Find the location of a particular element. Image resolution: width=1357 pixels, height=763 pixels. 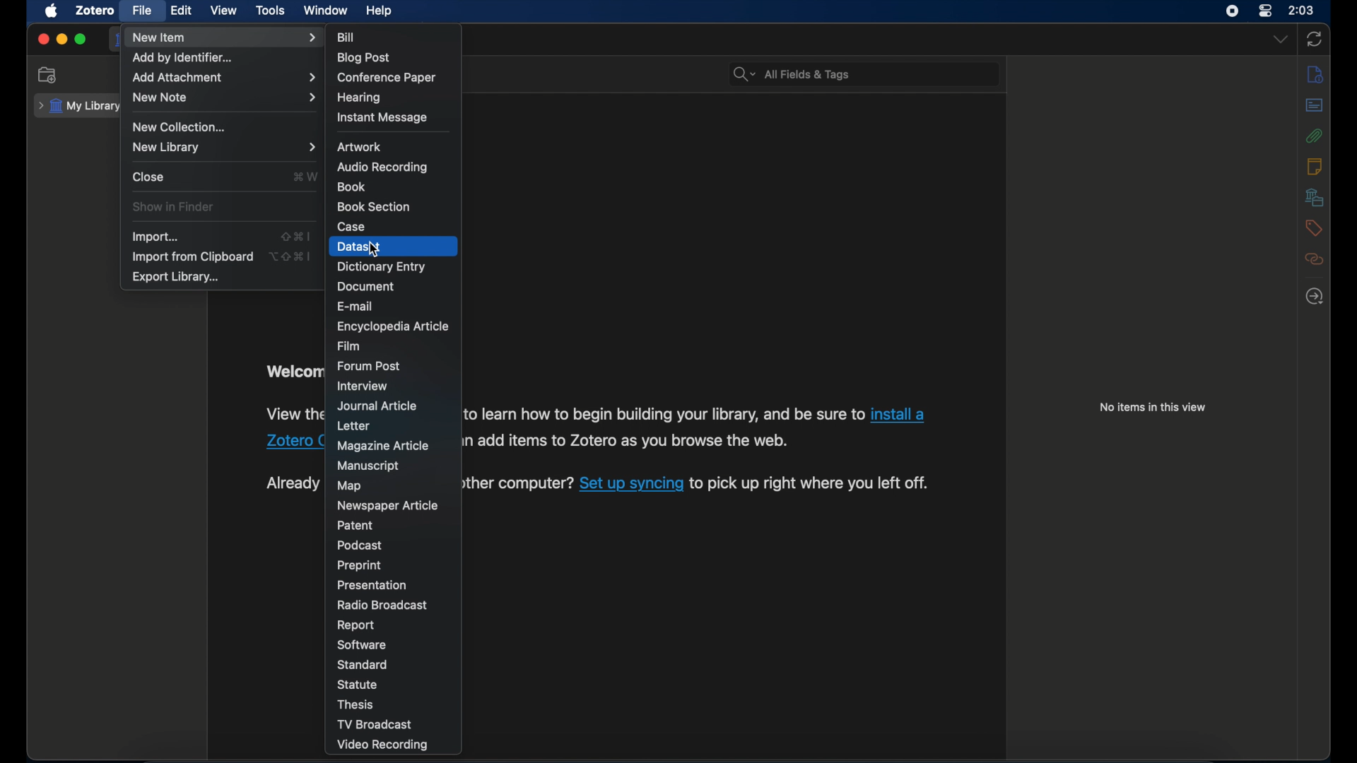

instant message is located at coordinates (381, 118).